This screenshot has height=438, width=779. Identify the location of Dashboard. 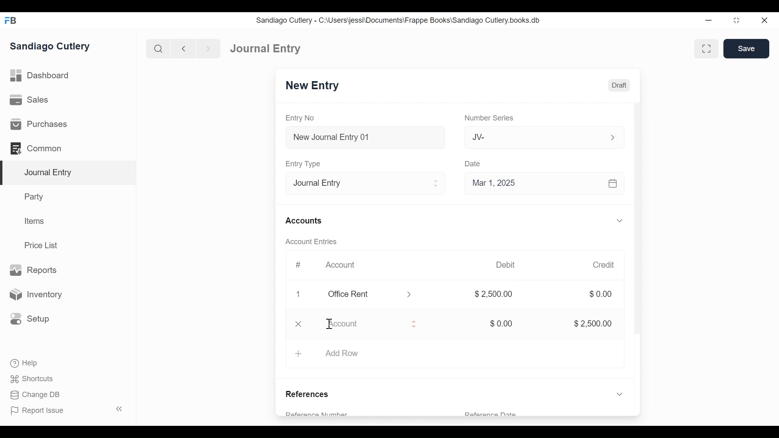
(263, 47).